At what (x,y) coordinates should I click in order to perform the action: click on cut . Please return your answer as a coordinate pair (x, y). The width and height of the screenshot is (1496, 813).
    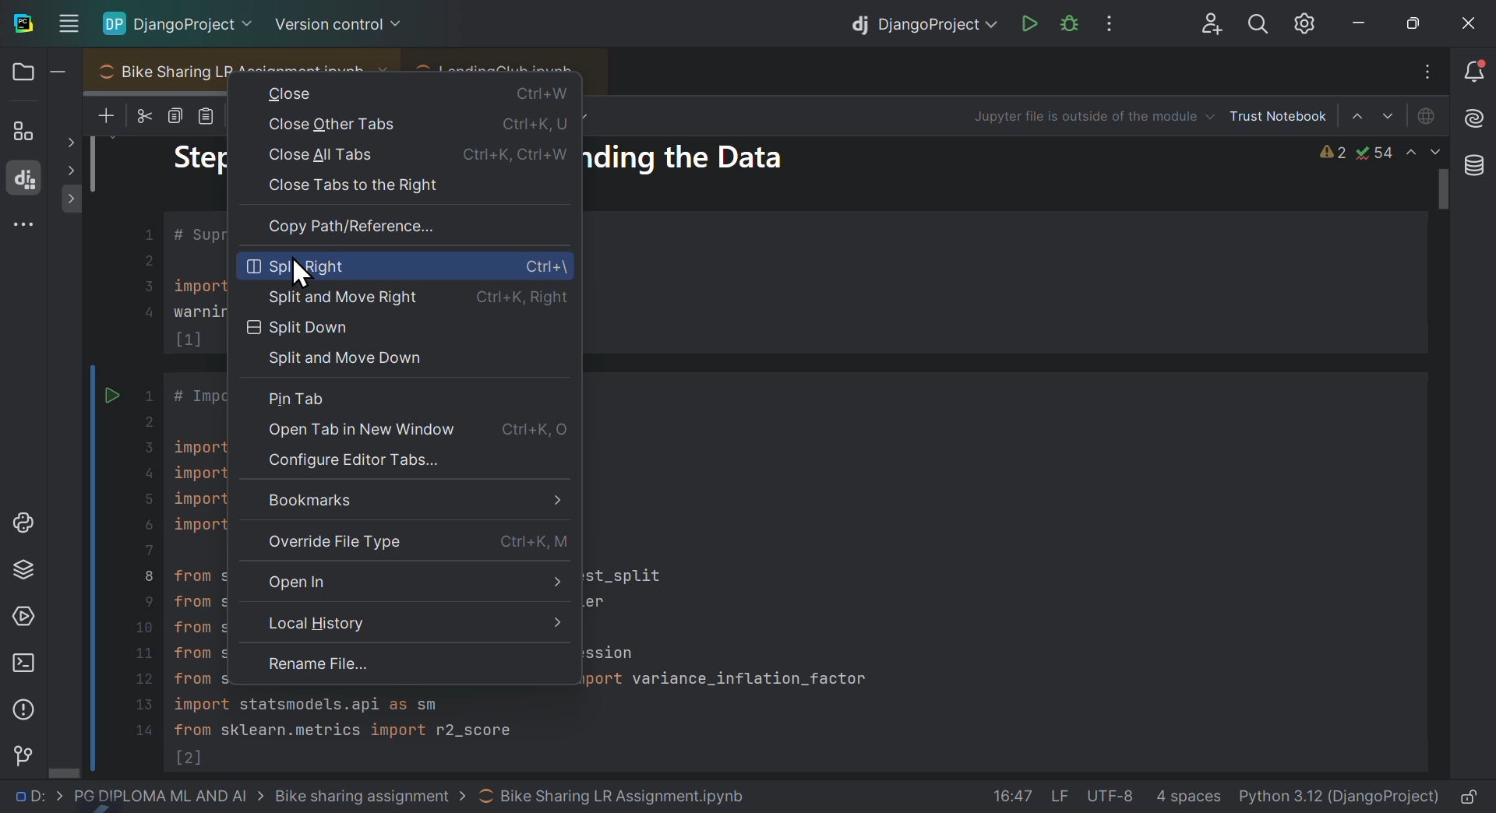
    Looking at the image, I should click on (144, 111).